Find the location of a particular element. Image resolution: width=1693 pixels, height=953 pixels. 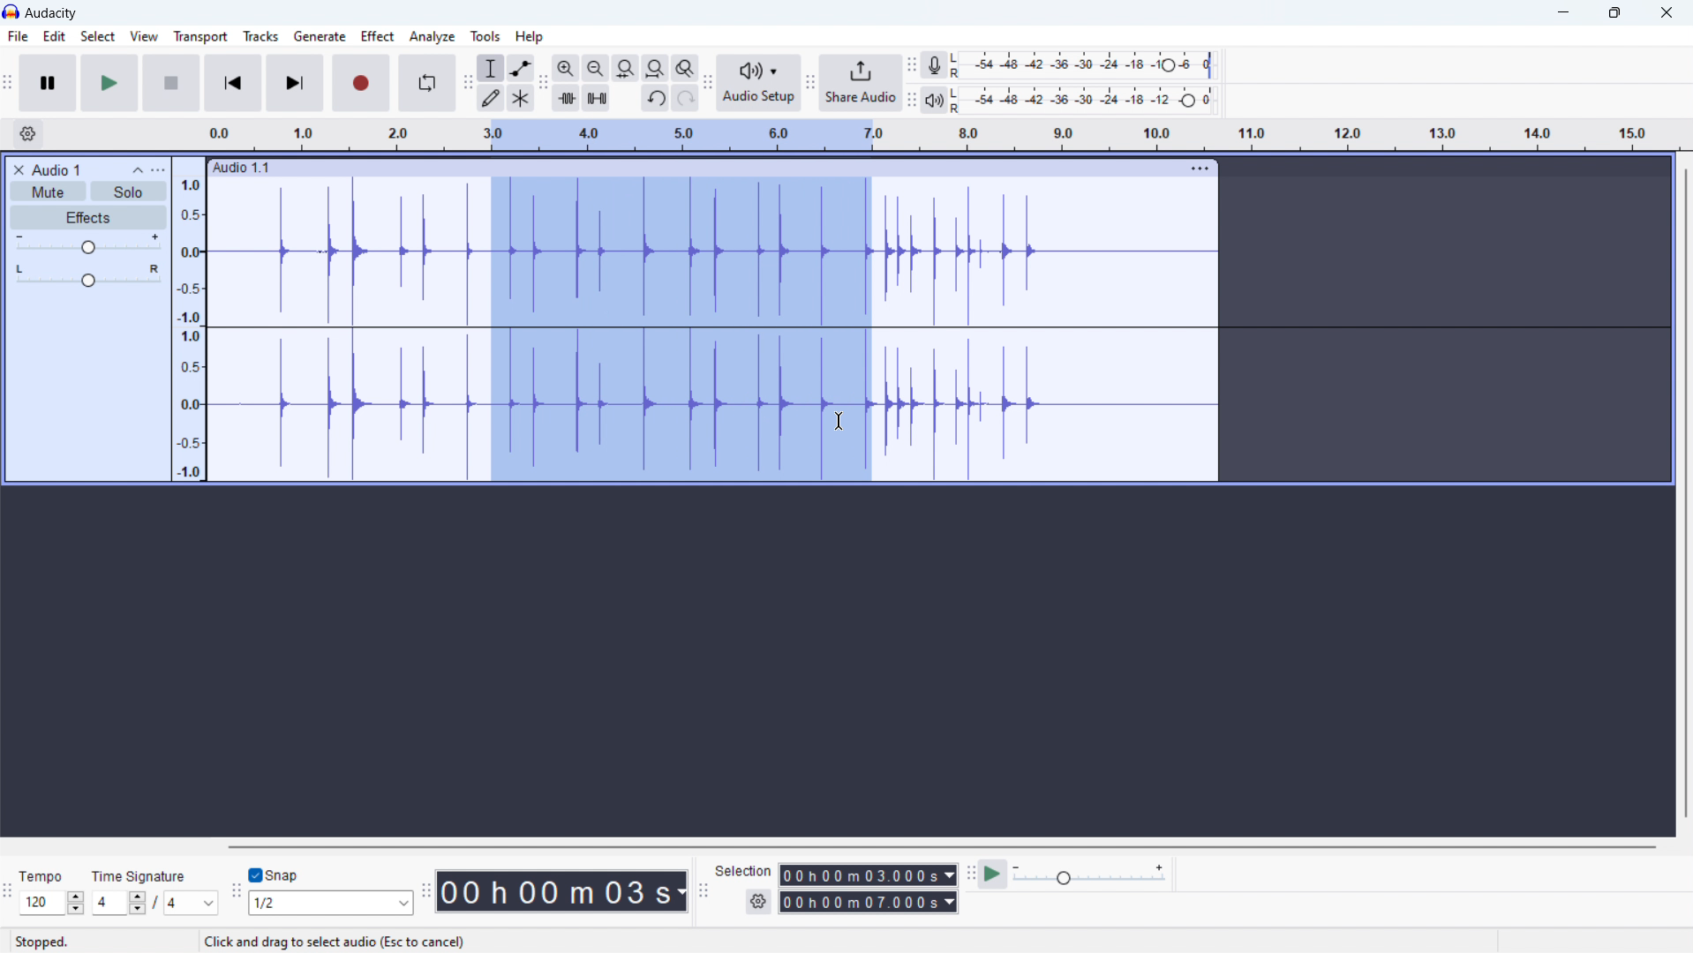

fit project to width is located at coordinates (656, 68).